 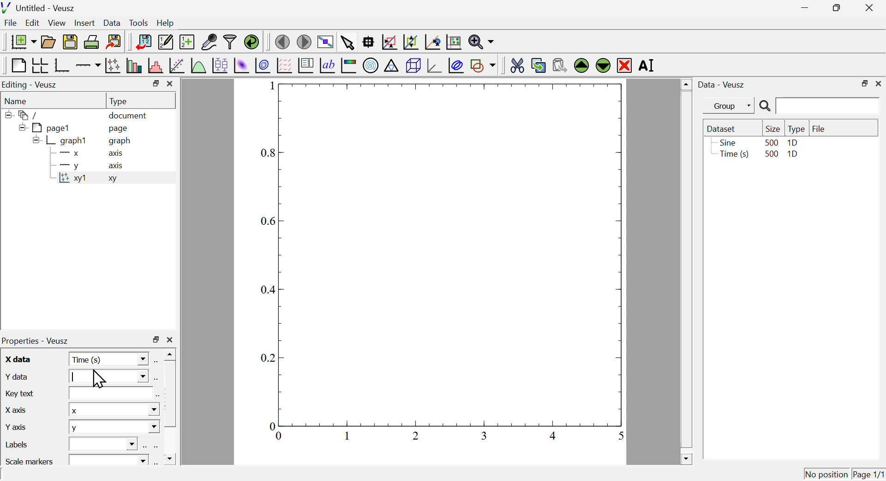 I want to click on 0, so click(x=272, y=425).